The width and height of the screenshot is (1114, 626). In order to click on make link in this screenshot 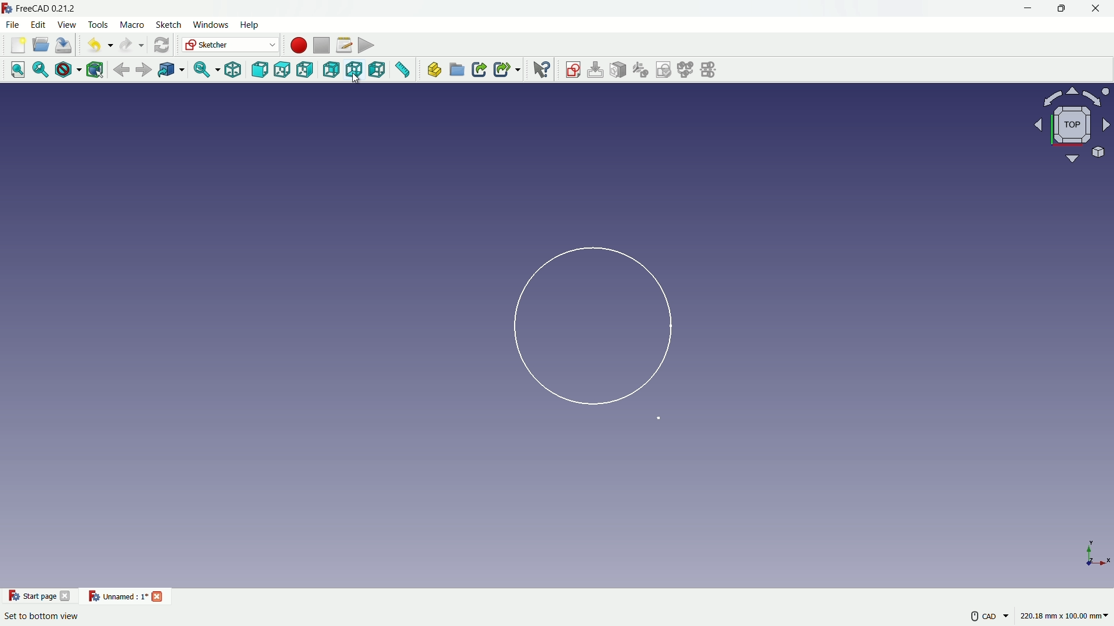, I will do `click(479, 71)`.